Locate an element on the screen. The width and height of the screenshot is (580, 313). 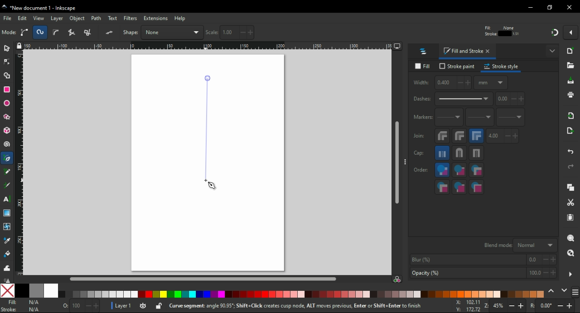
rasie to top is located at coordinates (149, 32).